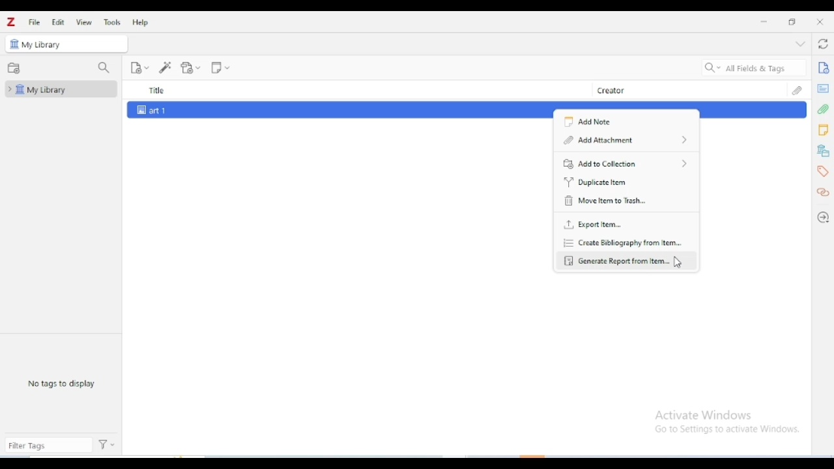  What do you see at coordinates (42, 45) in the screenshot?
I see `my library` at bounding box center [42, 45].